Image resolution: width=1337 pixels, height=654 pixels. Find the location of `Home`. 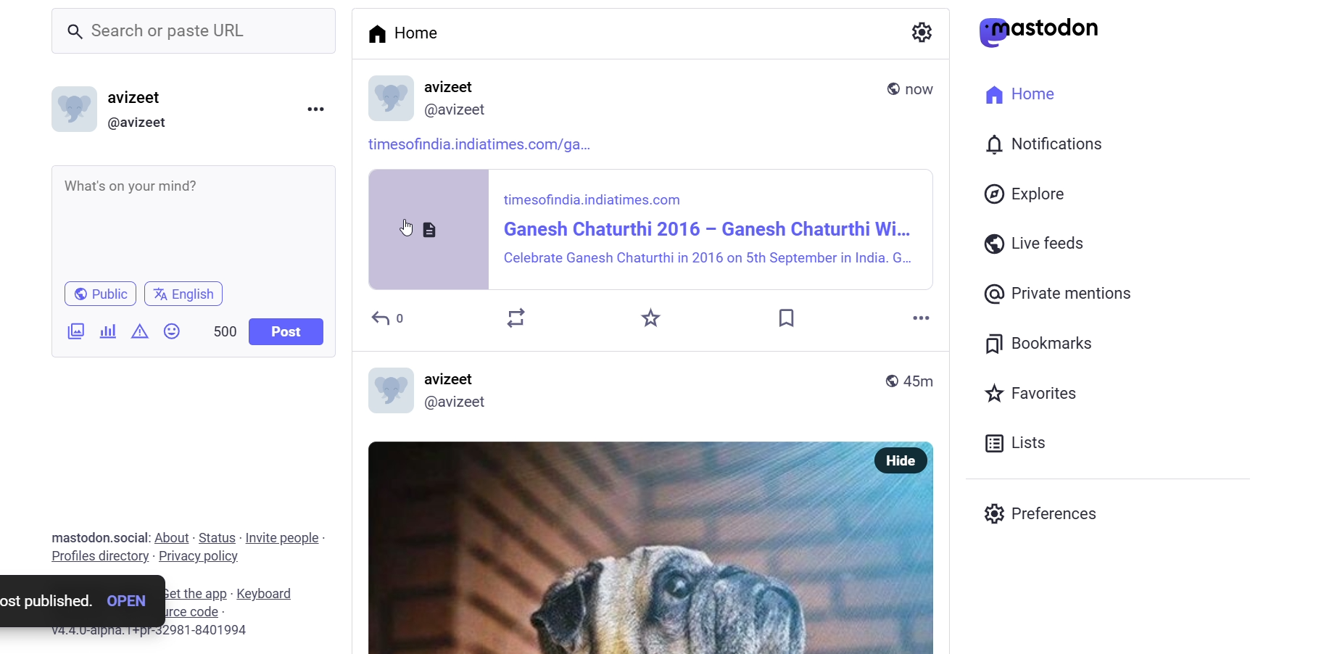

Home is located at coordinates (407, 35).